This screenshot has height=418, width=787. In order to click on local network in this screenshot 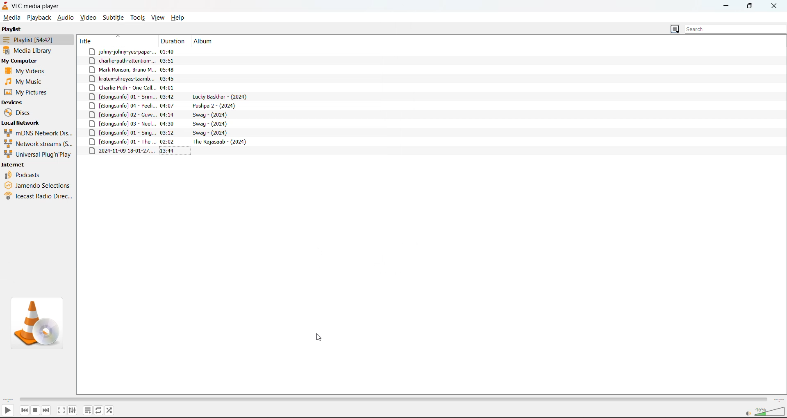, I will do `click(22, 122)`.